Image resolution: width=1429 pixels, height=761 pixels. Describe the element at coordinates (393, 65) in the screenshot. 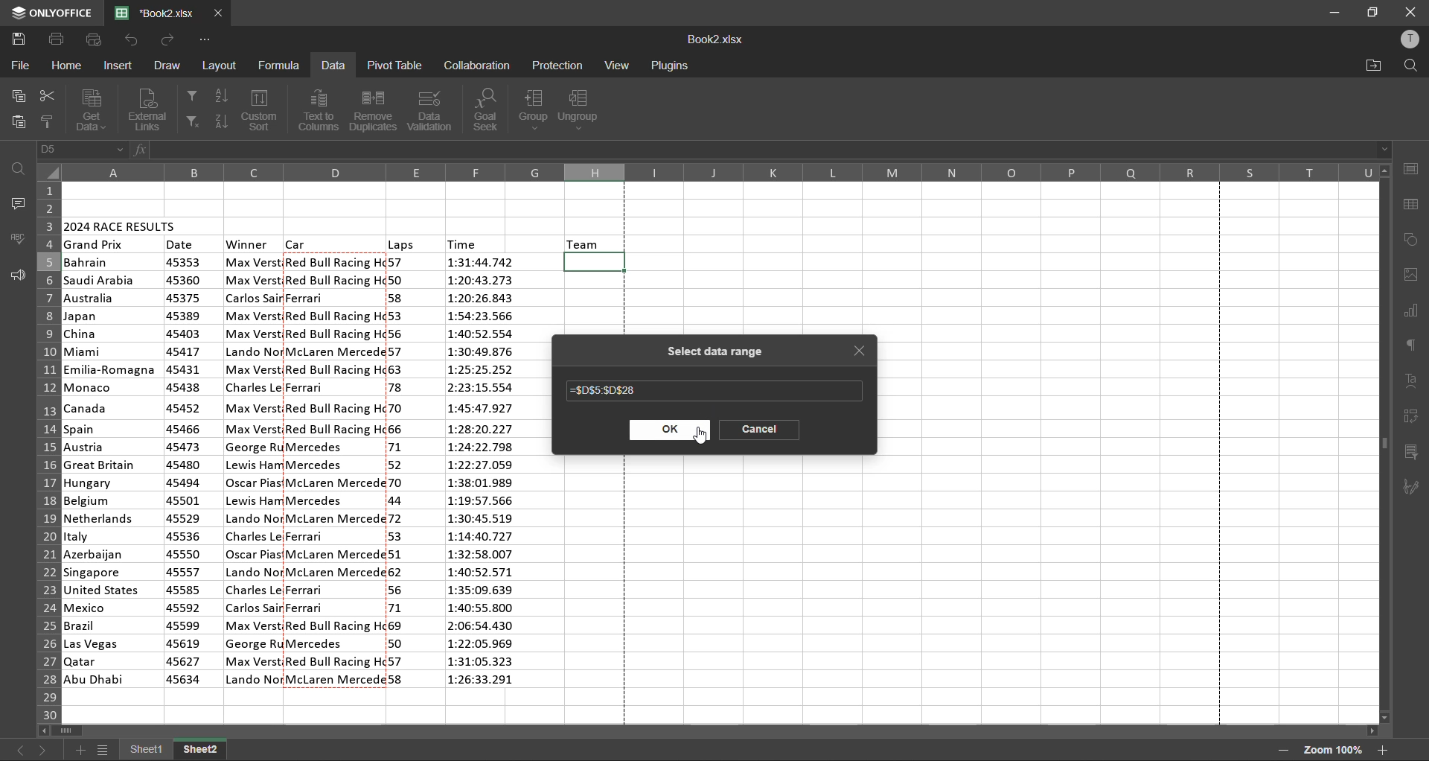

I see `pivot table` at that location.